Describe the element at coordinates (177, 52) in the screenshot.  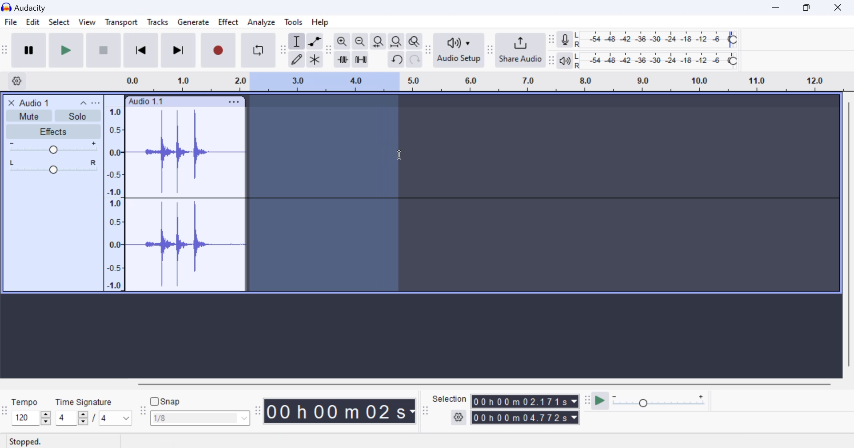
I see `Skip To End` at that location.